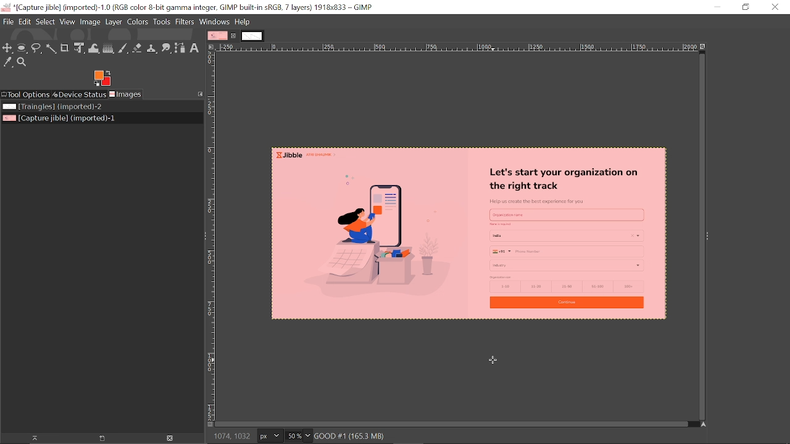  I want to click on Toggle quick mask on/off, so click(209, 425).